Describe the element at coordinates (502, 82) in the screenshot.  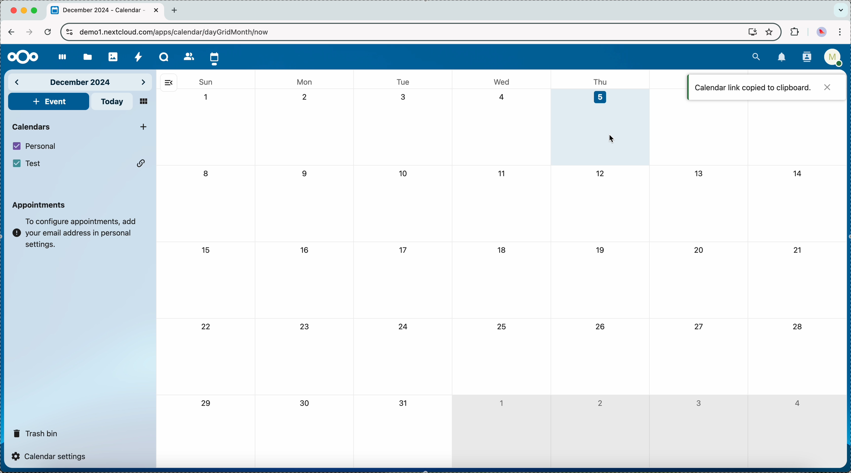
I see `wed` at that location.